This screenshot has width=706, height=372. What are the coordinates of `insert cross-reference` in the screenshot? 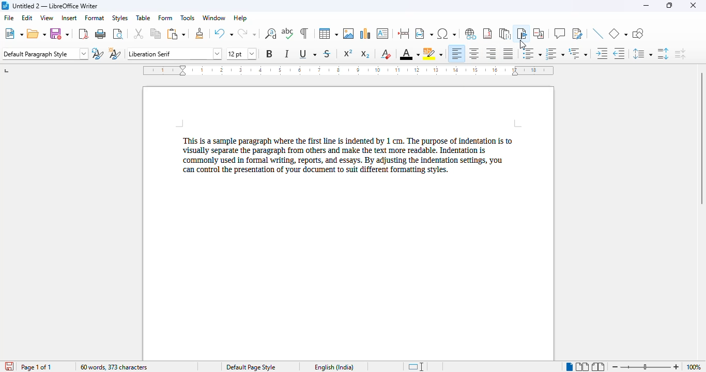 It's located at (539, 34).